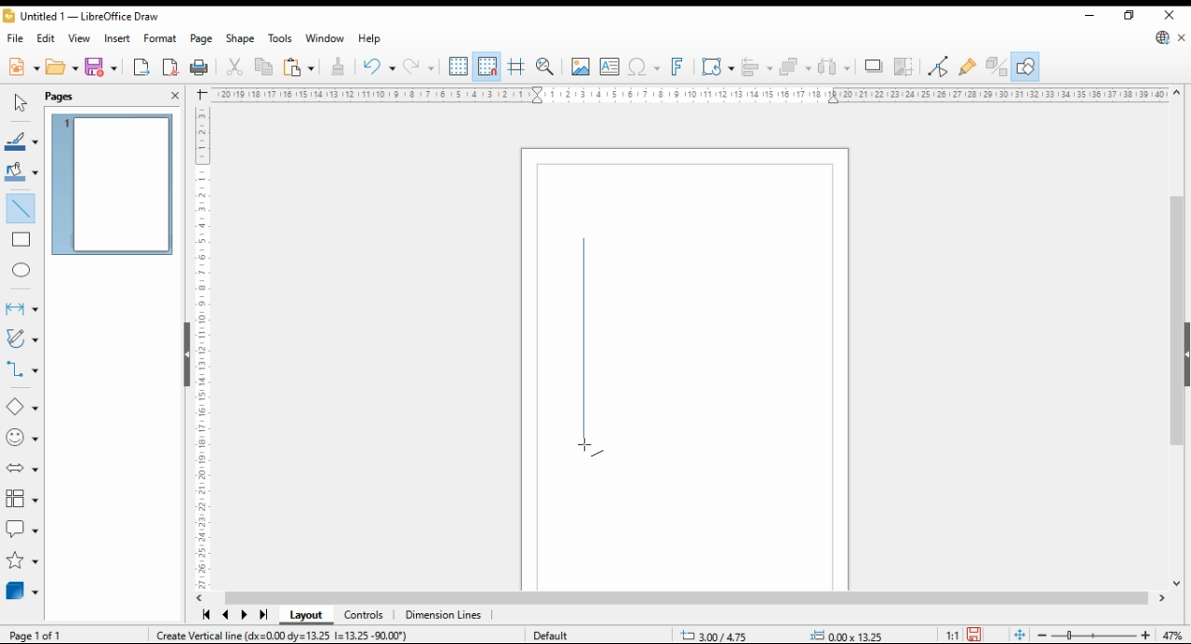 The width and height of the screenshot is (1191, 644). What do you see at coordinates (718, 67) in the screenshot?
I see `transformations` at bounding box center [718, 67].